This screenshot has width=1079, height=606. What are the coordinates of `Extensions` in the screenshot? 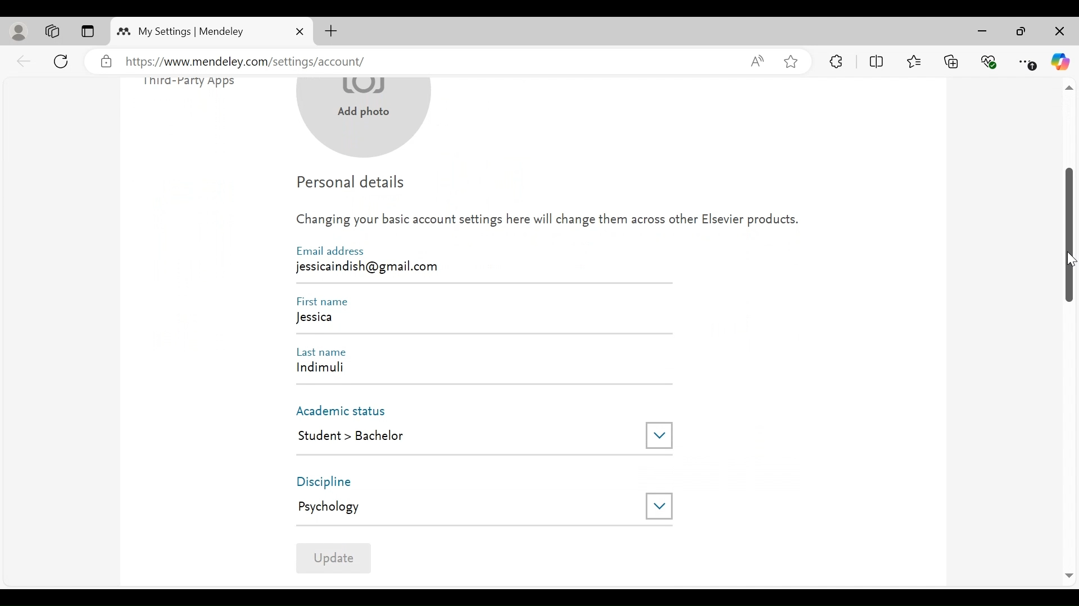 It's located at (837, 61).